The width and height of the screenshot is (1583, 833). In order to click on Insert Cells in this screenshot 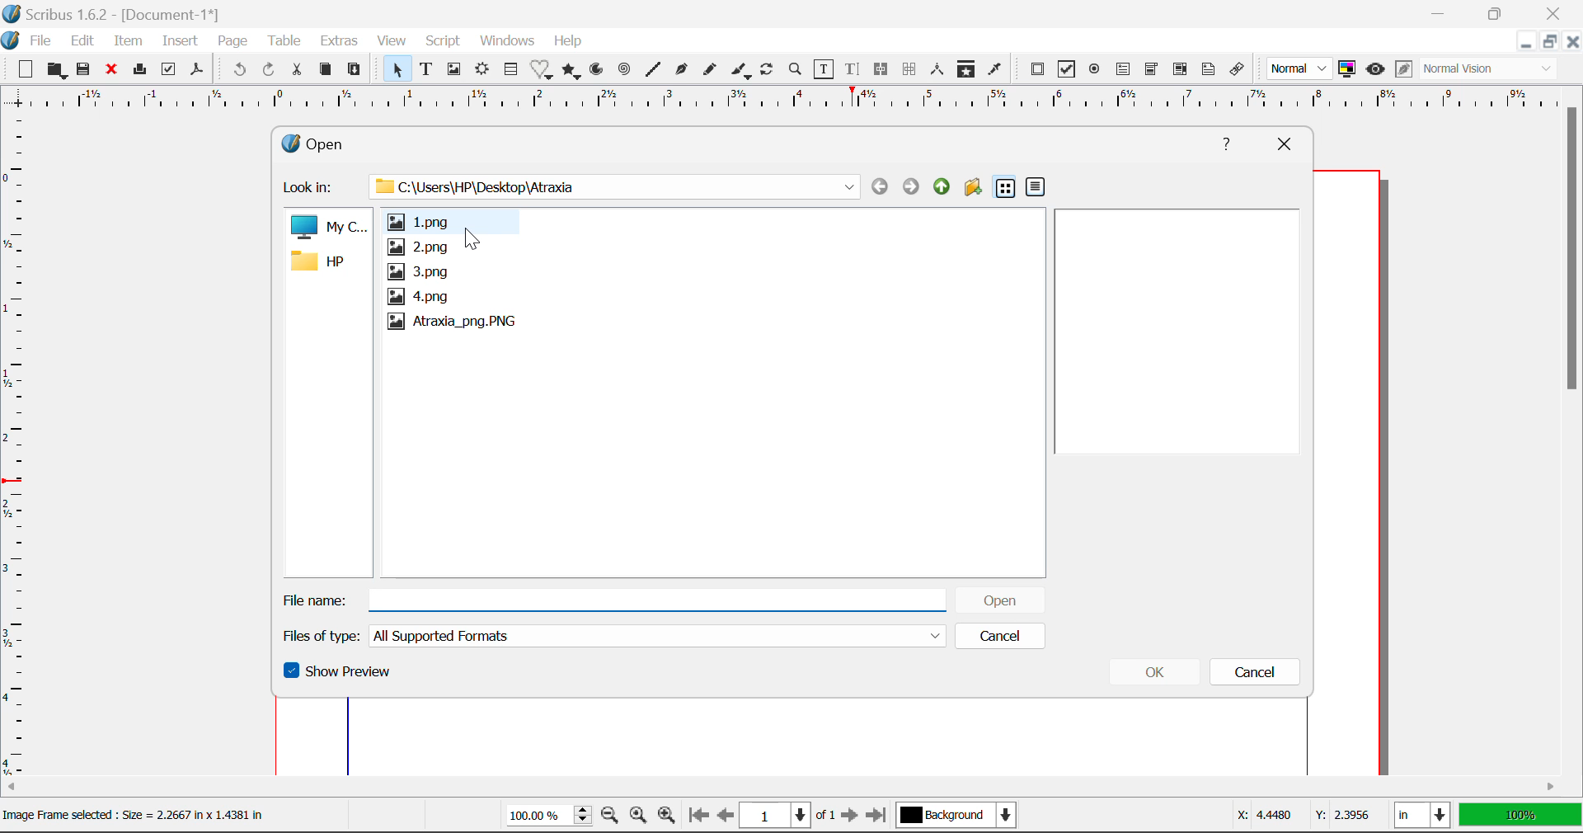, I will do `click(510, 72)`.